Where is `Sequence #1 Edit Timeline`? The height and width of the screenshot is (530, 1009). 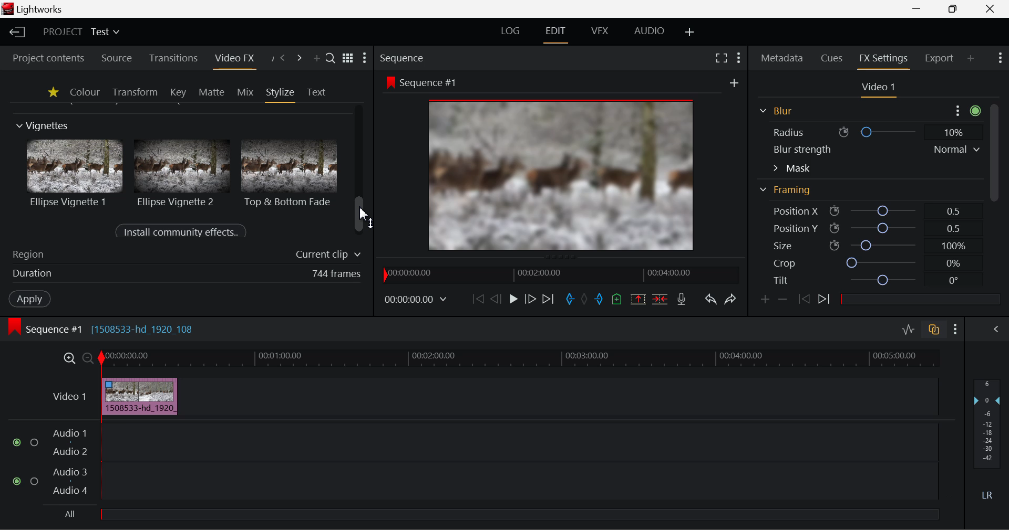 Sequence #1 Edit Timeline is located at coordinates (105, 328).